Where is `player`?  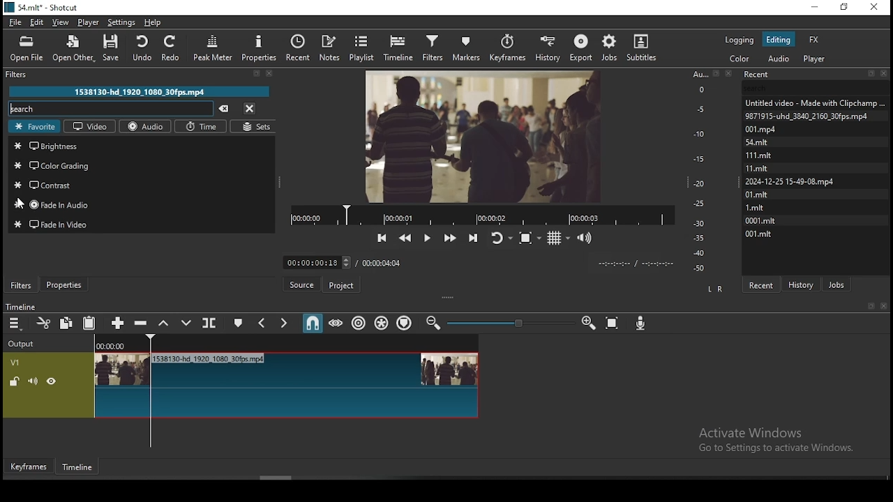
player is located at coordinates (87, 23).